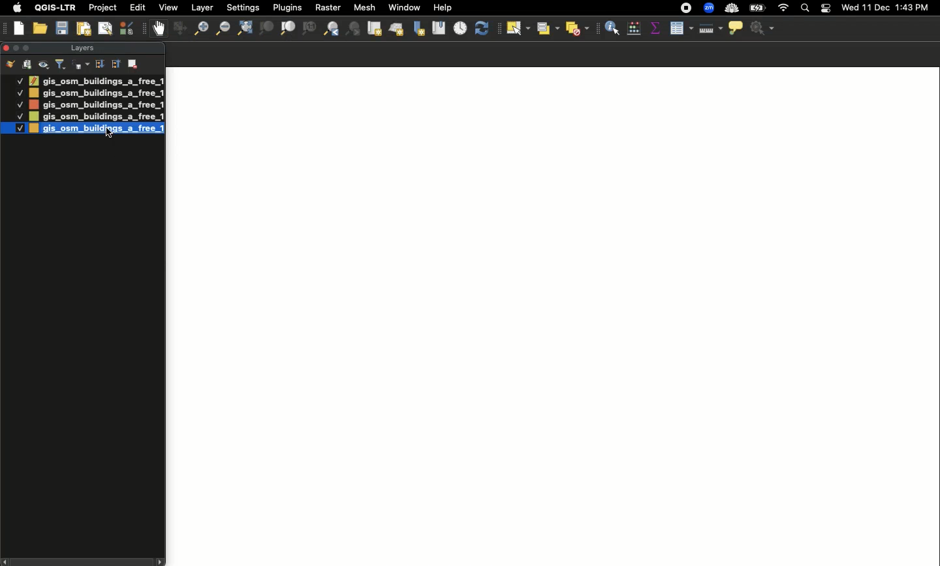 The height and width of the screenshot is (566, 940). I want to click on Settings, so click(764, 29).